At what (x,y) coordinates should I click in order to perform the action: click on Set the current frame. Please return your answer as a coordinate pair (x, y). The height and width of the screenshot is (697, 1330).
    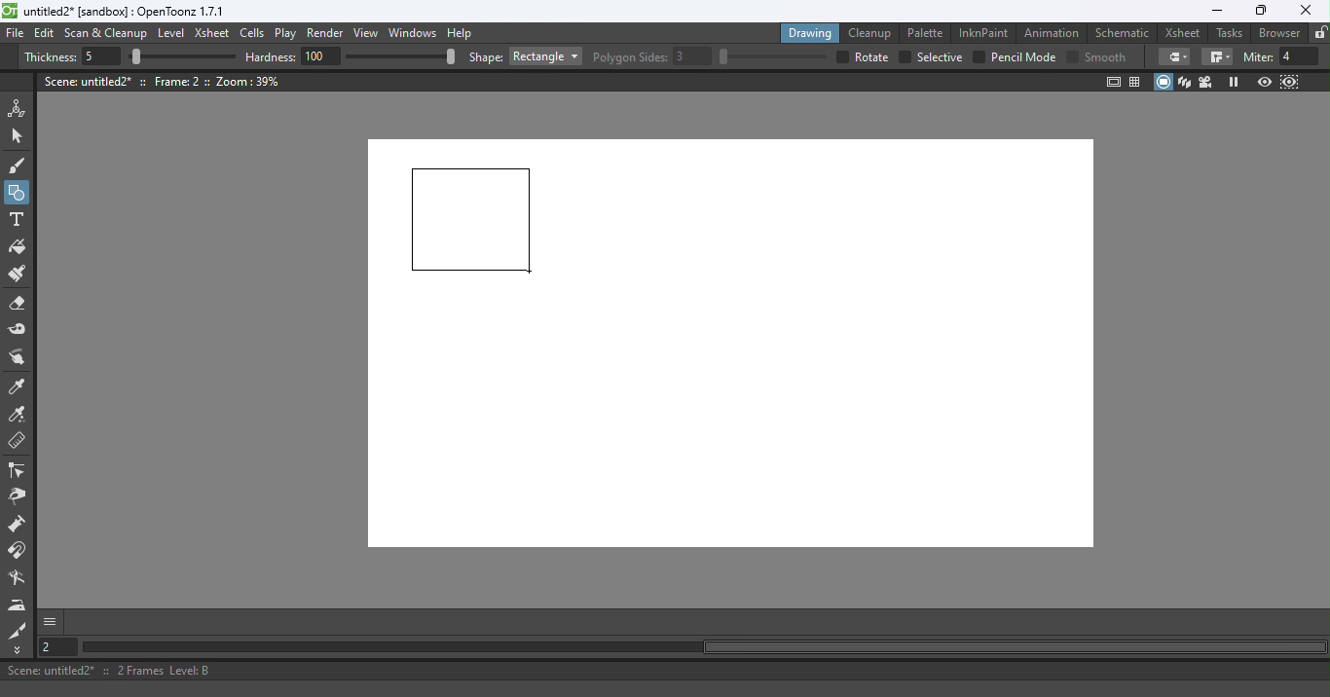
    Looking at the image, I should click on (55, 646).